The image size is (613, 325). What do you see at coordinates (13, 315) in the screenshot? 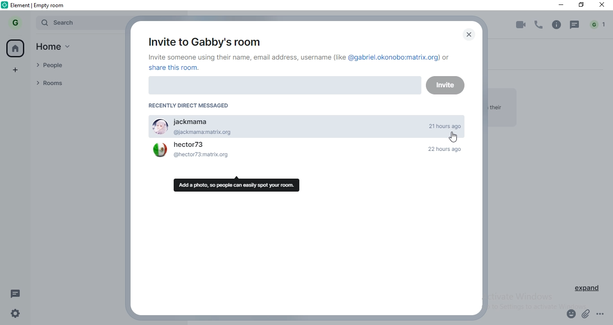
I see `settings` at bounding box center [13, 315].